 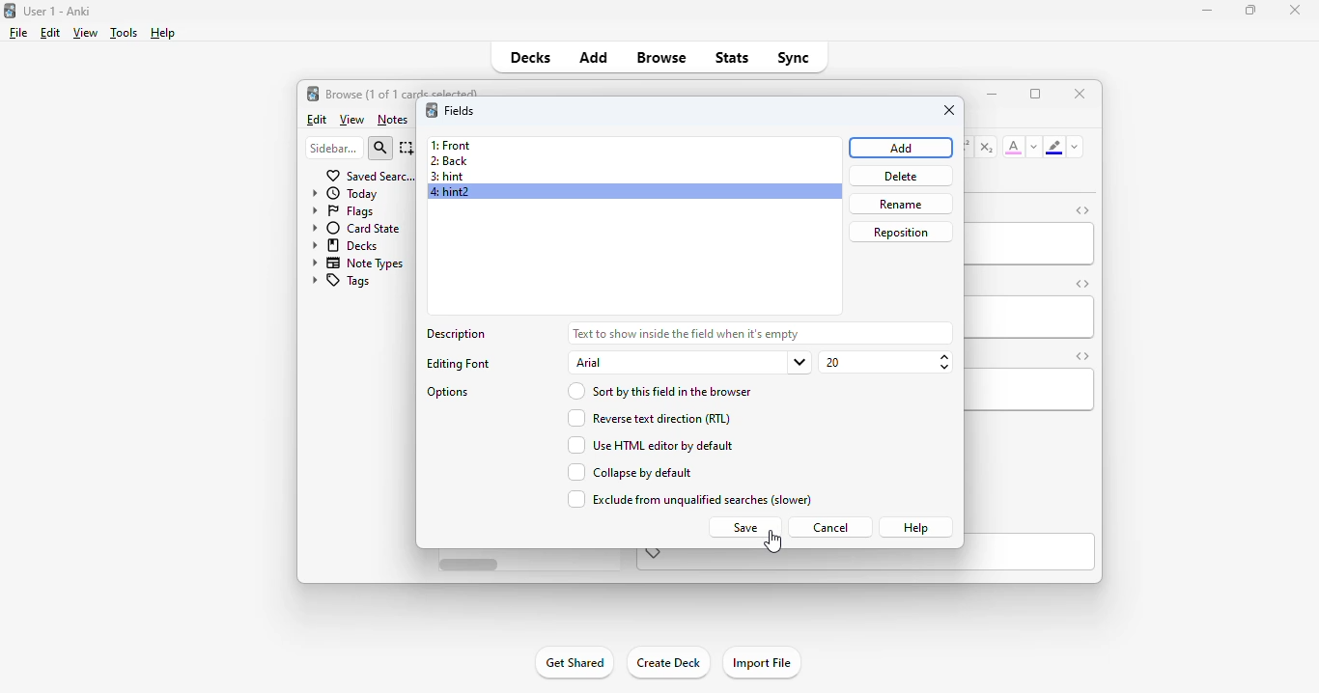 I want to click on logo, so click(x=9, y=10).